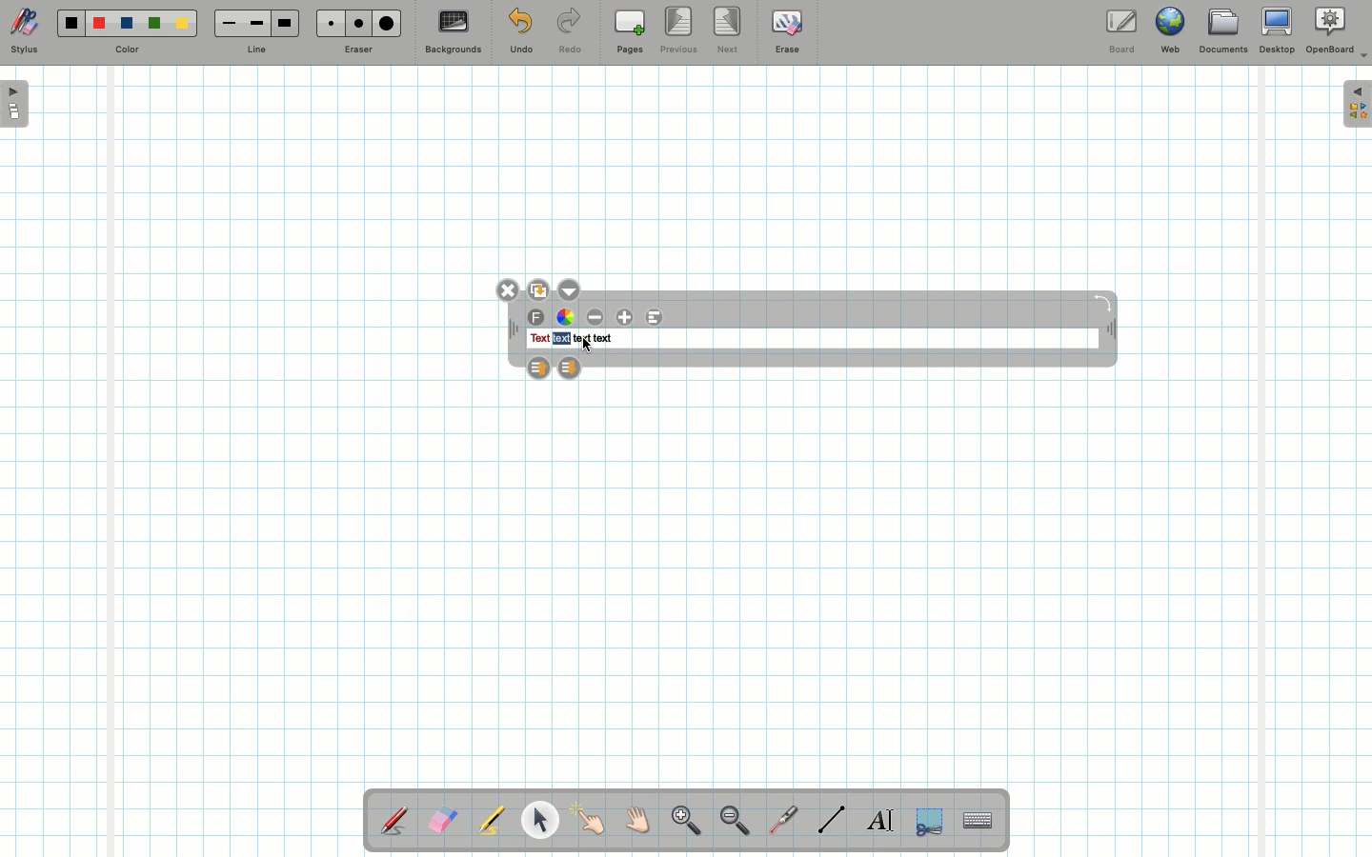 The width and height of the screenshot is (1372, 857). What do you see at coordinates (569, 288) in the screenshot?
I see `Options` at bounding box center [569, 288].